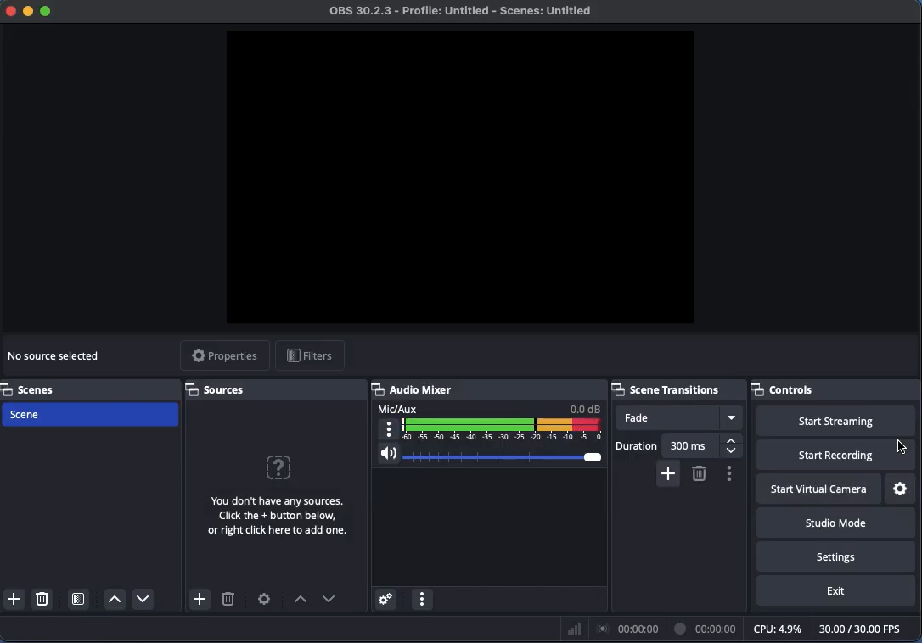 The height and width of the screenshot is (643, 922). I want to click on Settings, so click(265, 599).